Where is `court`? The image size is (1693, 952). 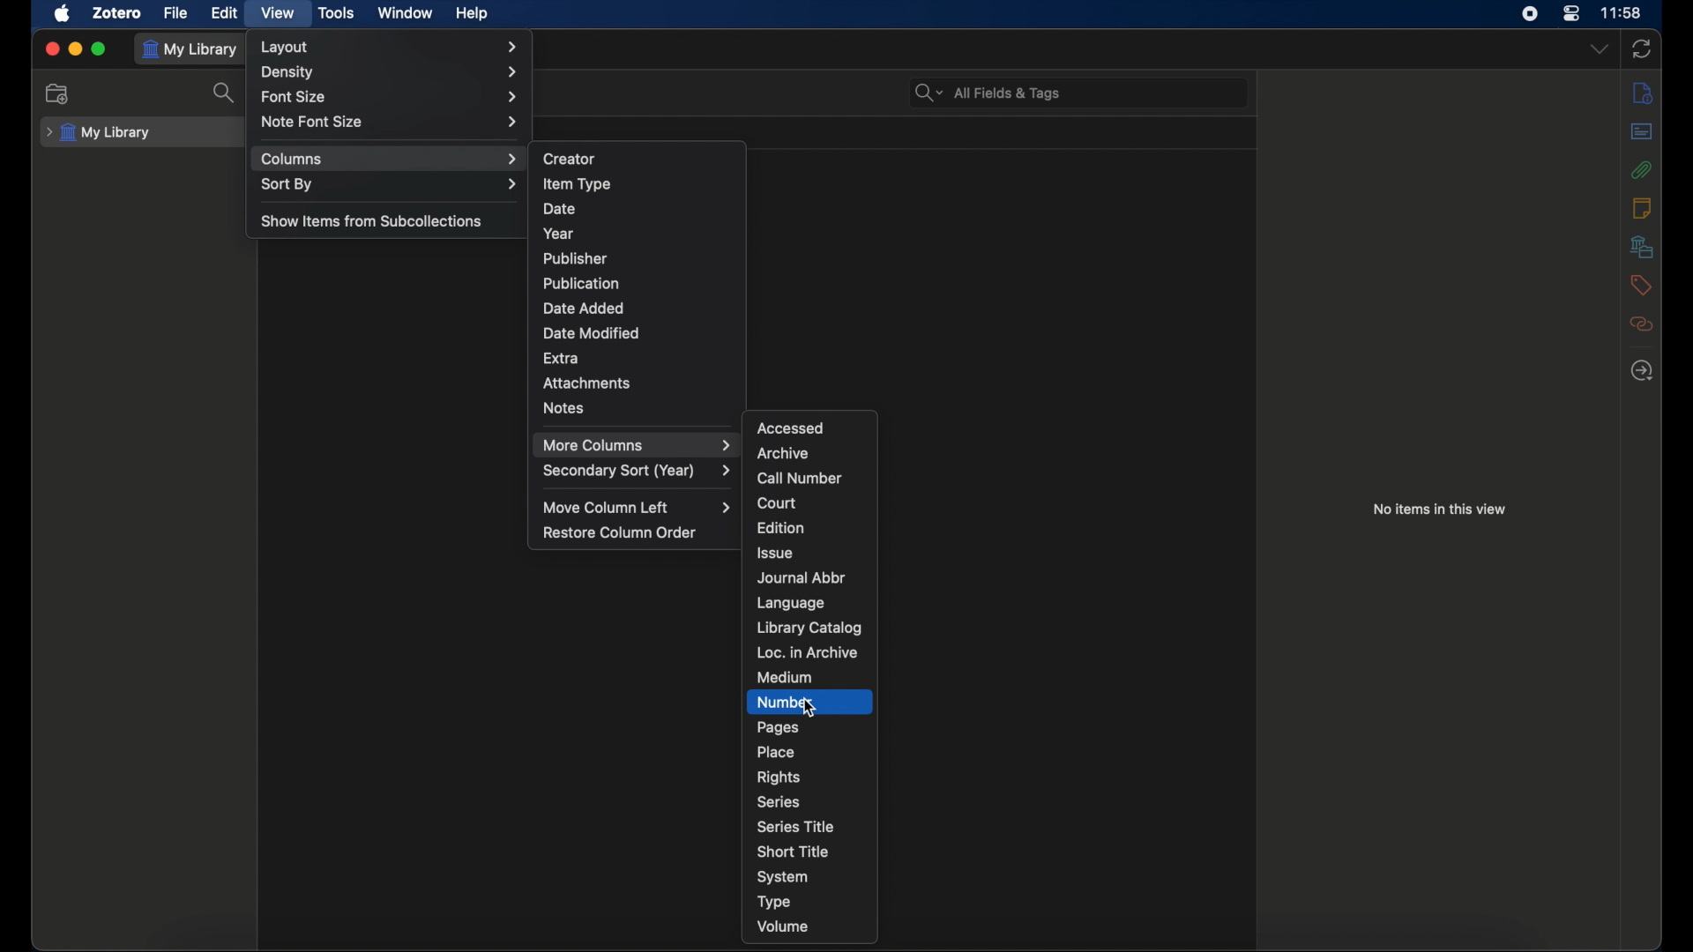
court is located at coordinates (777, 502).